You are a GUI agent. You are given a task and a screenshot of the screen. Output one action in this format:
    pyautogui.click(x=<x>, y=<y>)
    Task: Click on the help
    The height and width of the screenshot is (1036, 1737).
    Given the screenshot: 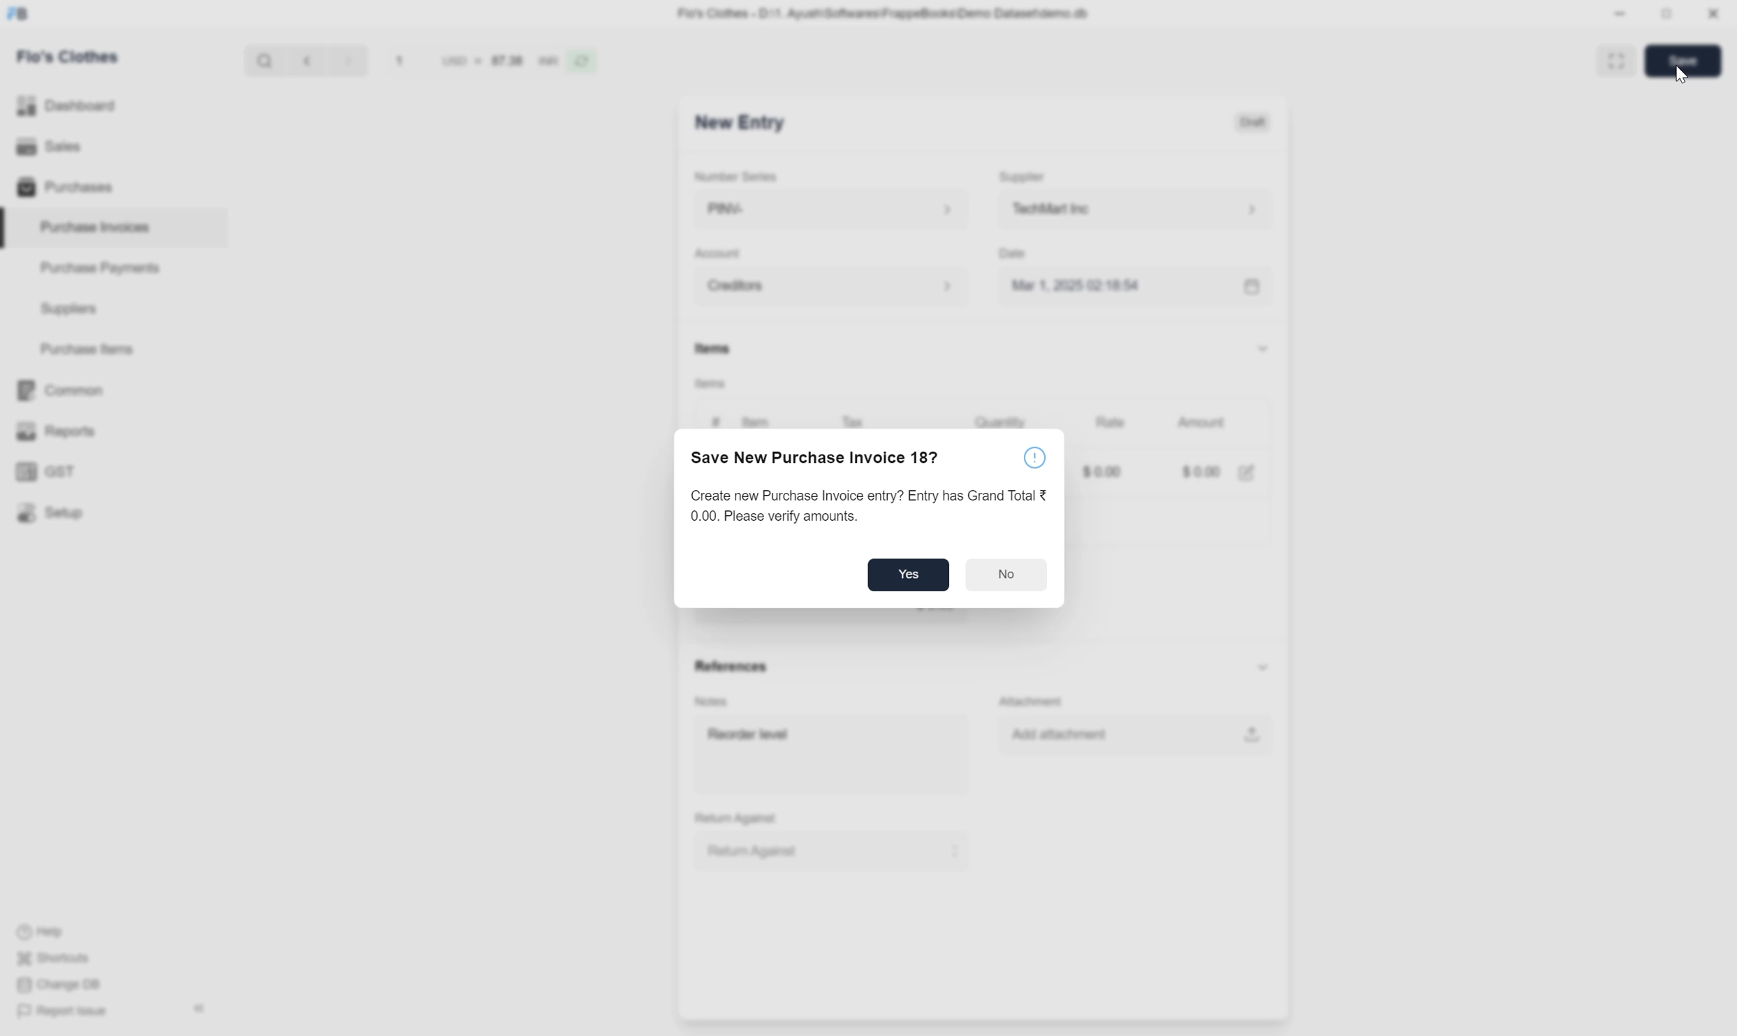 What is the action you would take?
    pyautogui.click(x=1038, y=456)
    